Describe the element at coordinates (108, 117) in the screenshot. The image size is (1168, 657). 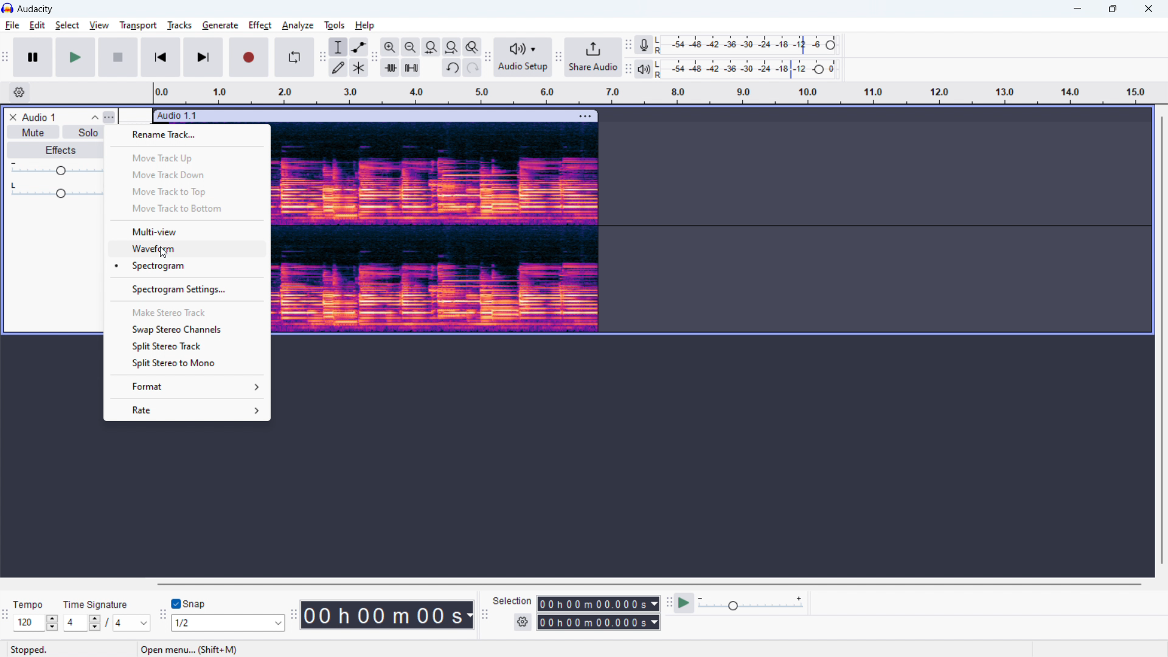
I see `track control panel menu` at that location.